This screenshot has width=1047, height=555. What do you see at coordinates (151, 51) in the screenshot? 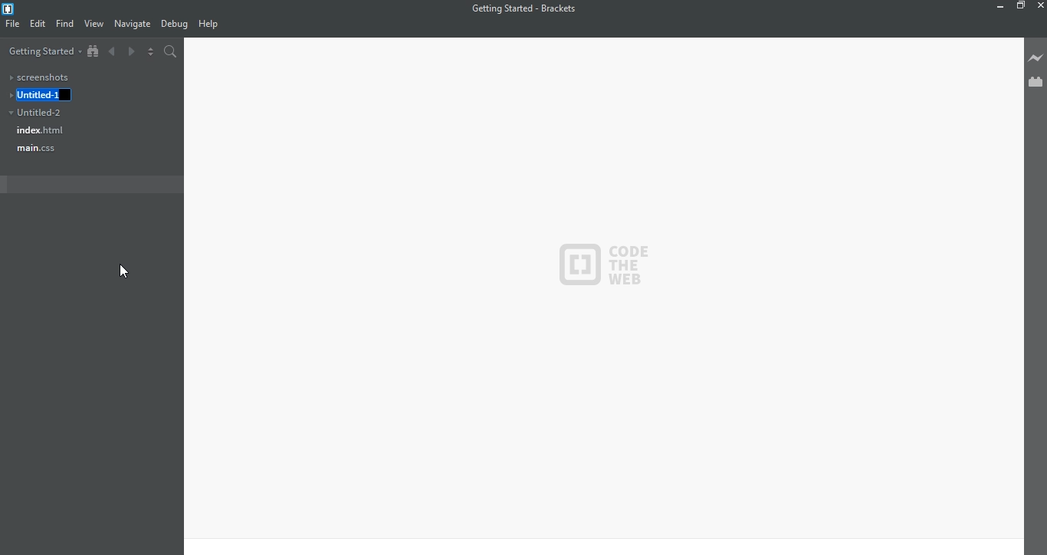
I see `toggle` at bounding box center [151, 51].